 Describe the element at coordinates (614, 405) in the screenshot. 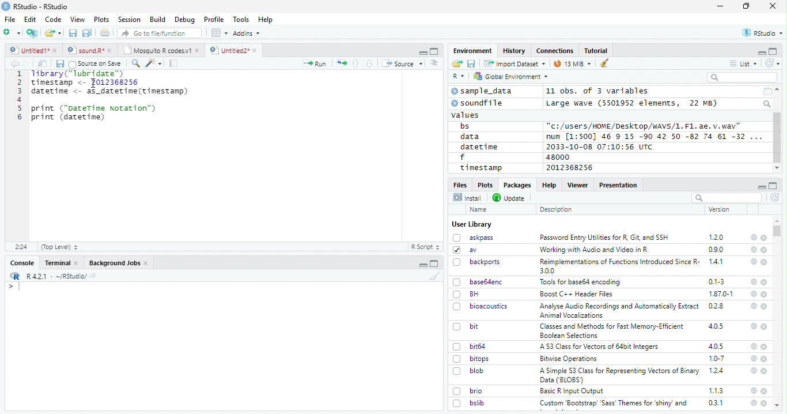

I see `Custom ‘Bootstrap’ ‘Sass’ Themes for ‘shiny’ and` at that location.